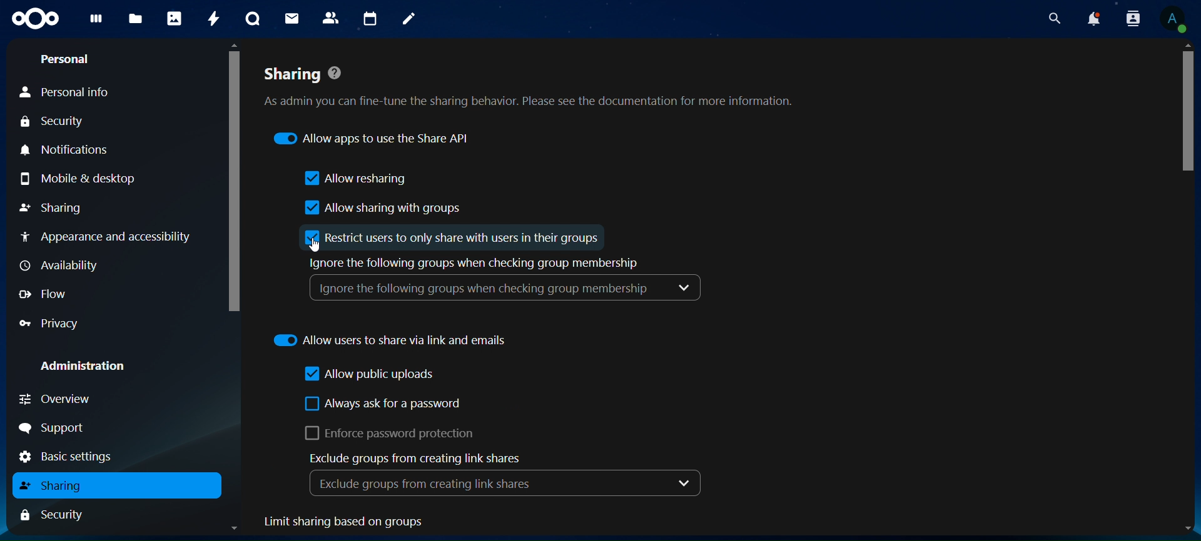  I want to click on mail, so click(290, 19).